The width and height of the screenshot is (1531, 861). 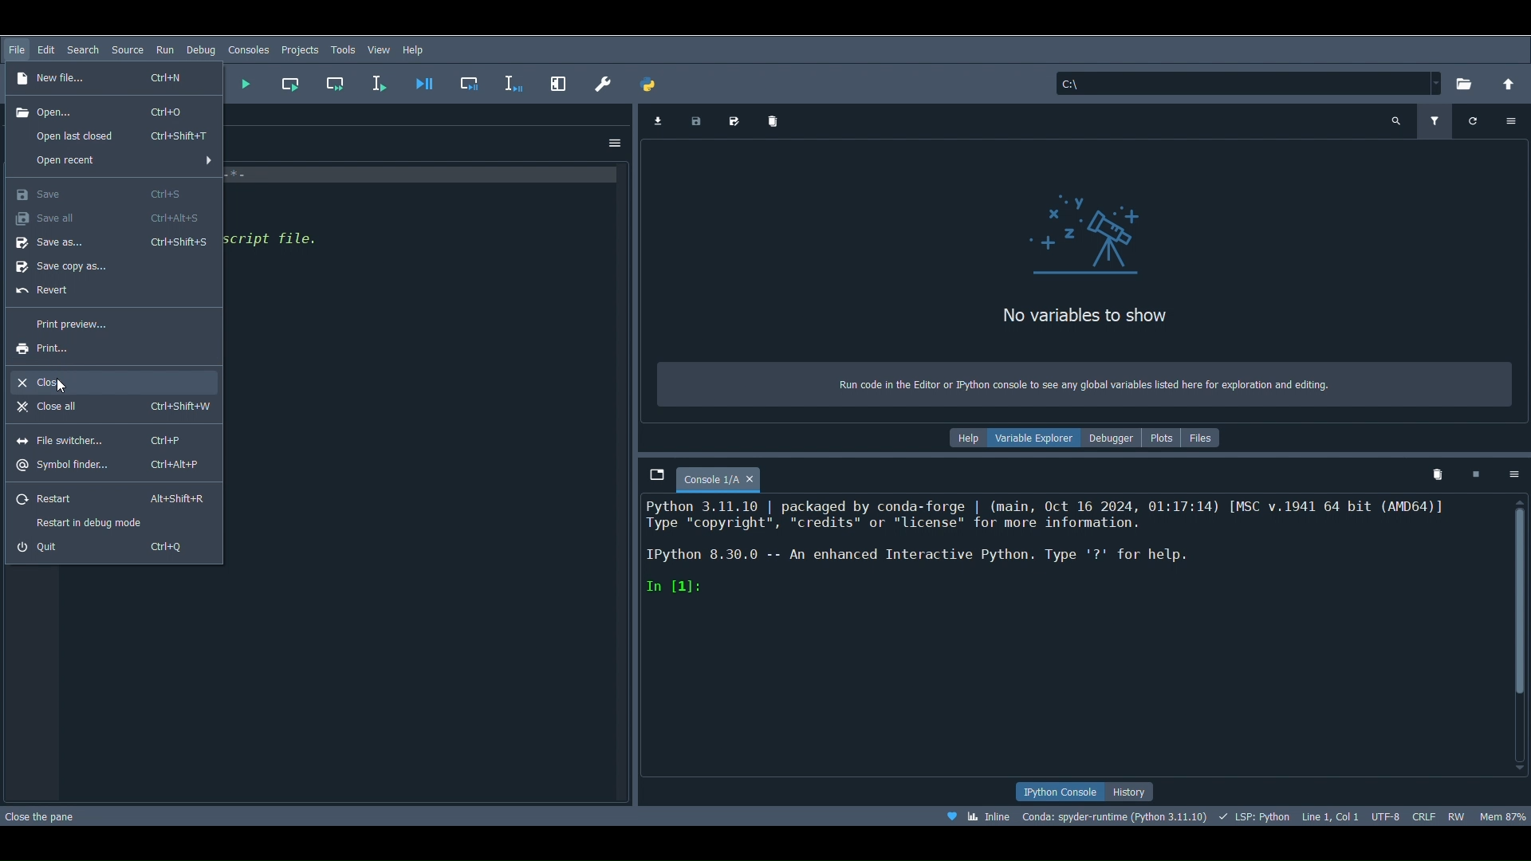 I want to click on Save all, so click(x=107, y=217).